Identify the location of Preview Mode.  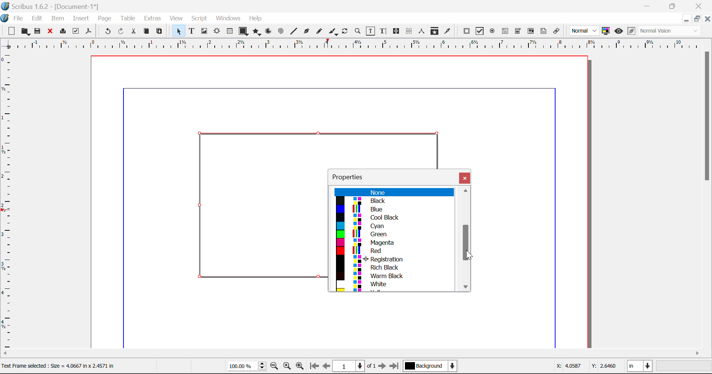
(619, 31).